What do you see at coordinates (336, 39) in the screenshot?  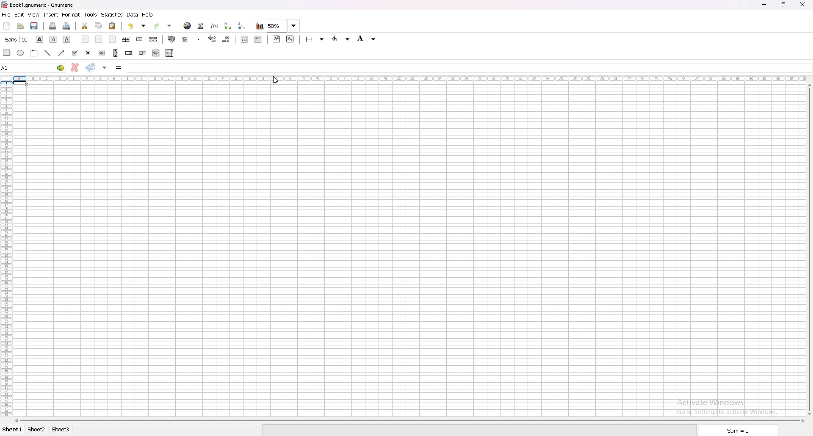 I see `foreground` at bounding box center [336, 39].